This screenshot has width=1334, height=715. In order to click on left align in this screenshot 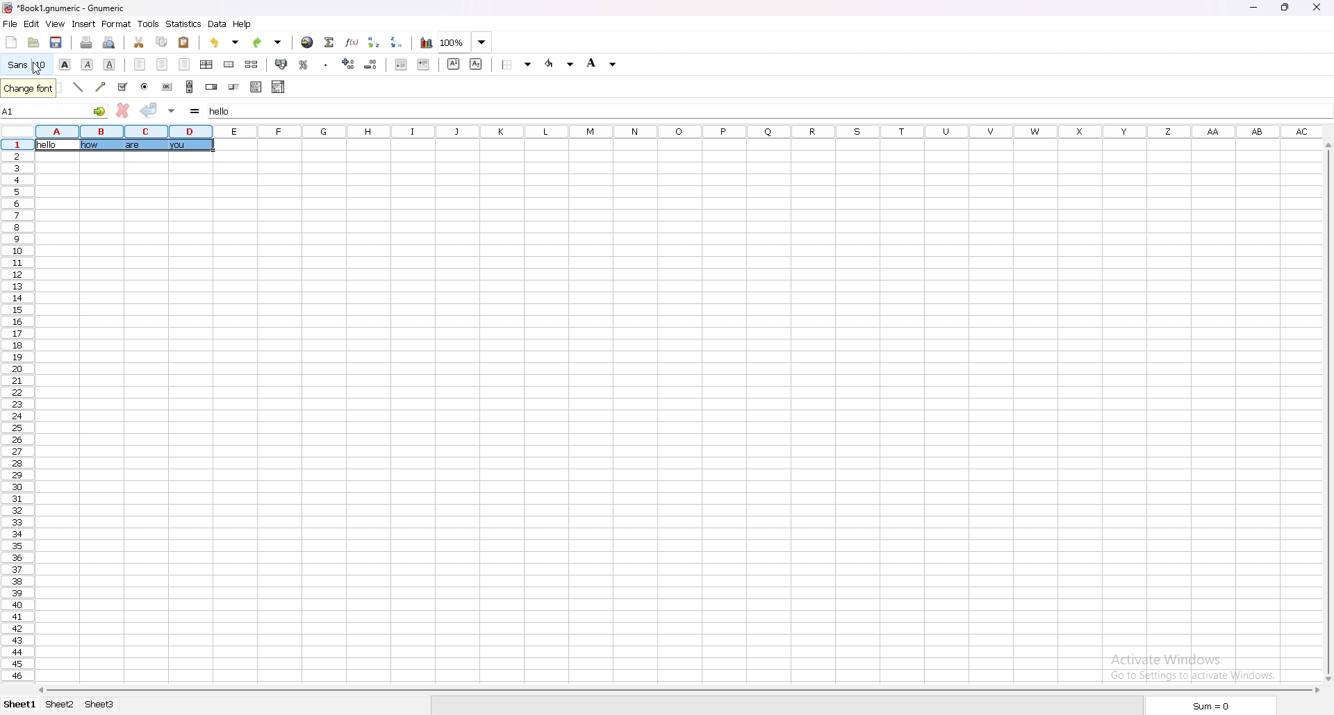, I will do `click(140, 65)`.